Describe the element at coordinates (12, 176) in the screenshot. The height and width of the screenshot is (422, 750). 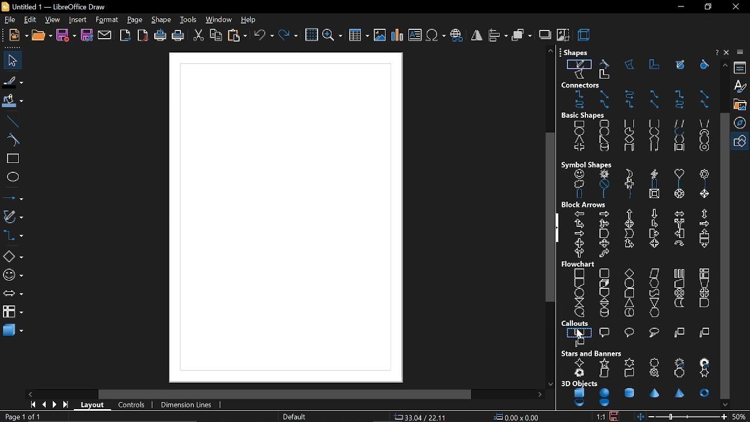
I see `ellipse` at that location.